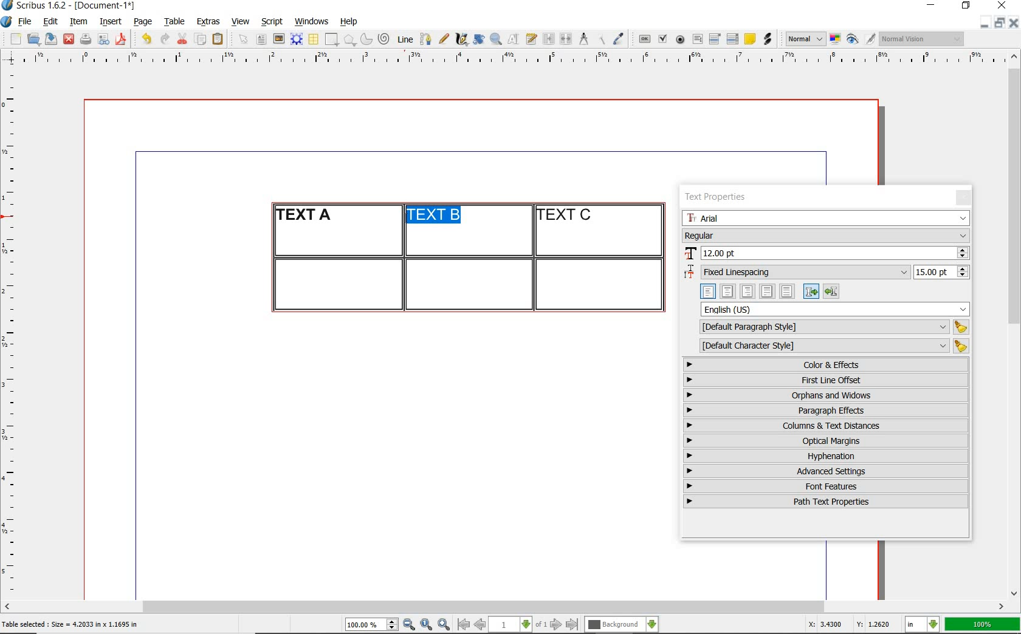  What do you see at coordinates (983, 624) in the screenshot?
I see `100%` at bounding box center [983, 624].